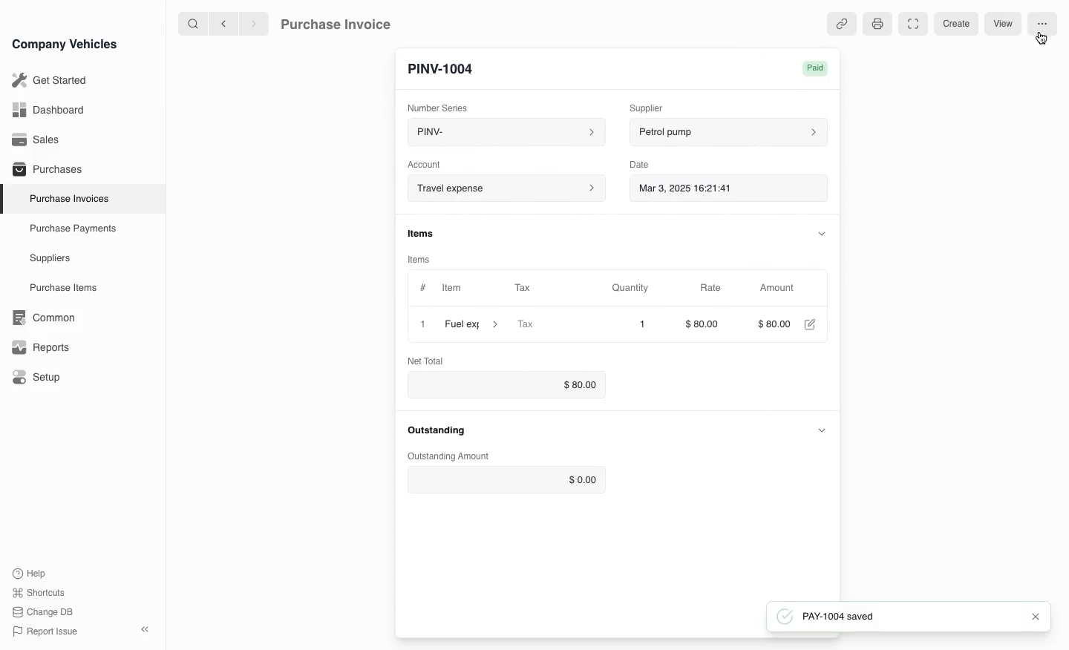 The image size is (1069, 650). Describe the element at coordinates (222, 23) in the screenshot. I see `previous` at that location.